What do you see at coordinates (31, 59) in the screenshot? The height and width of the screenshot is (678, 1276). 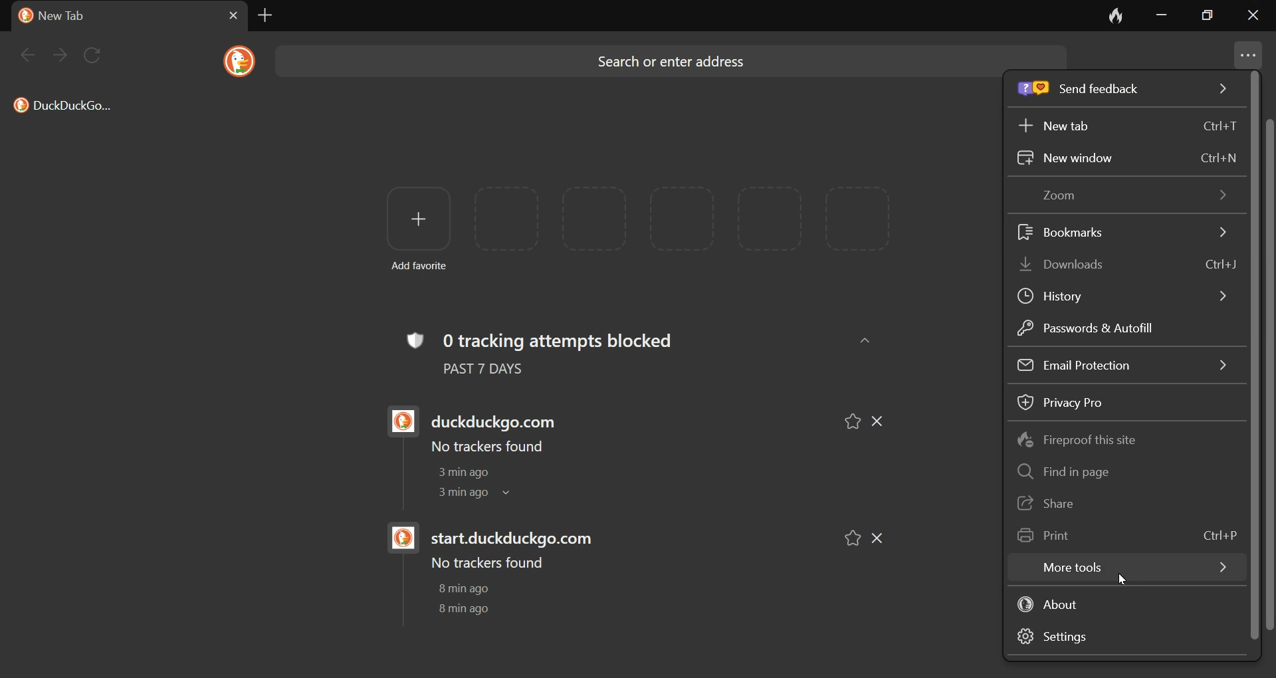 I see `back` at bounding box center [31, 59].